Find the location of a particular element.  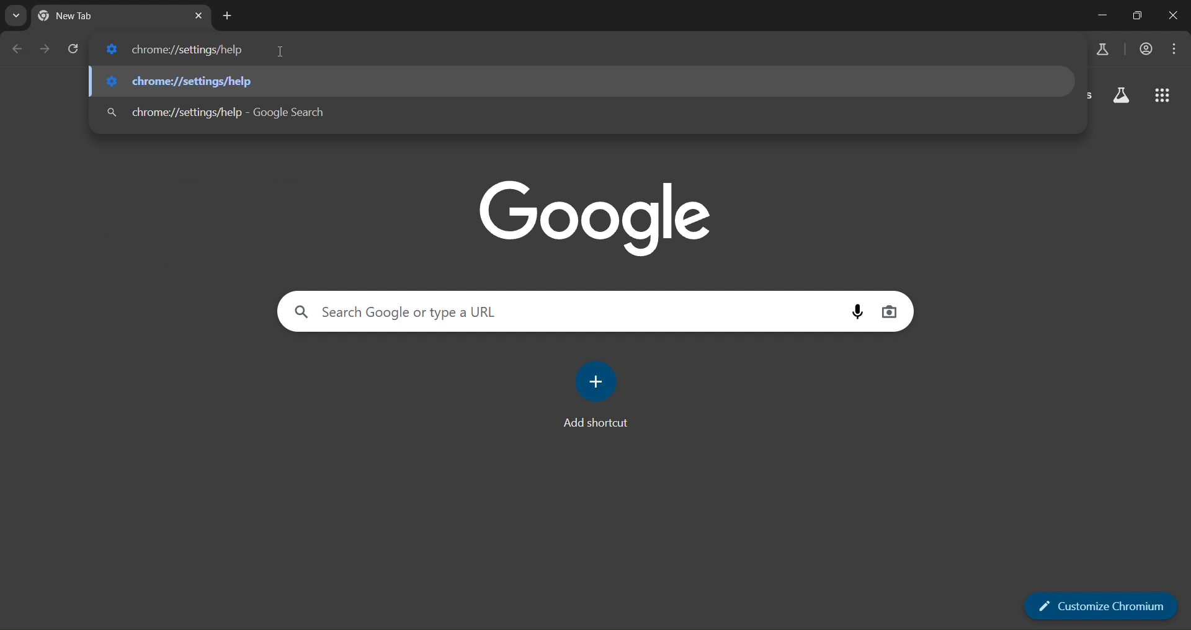

current tab is located at coordinates (97, 17).